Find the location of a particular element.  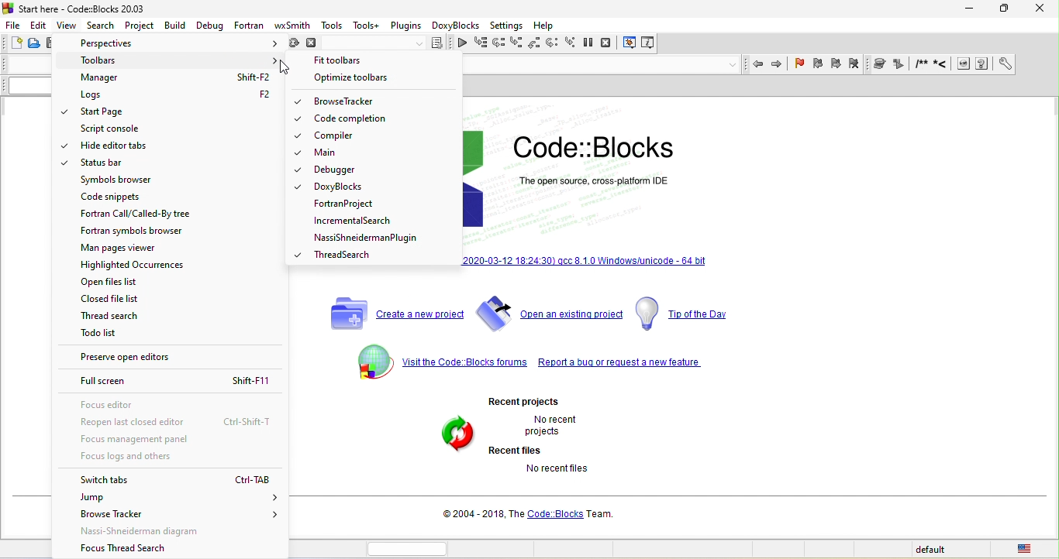

focus thread search is located at coordinates (148, 550).